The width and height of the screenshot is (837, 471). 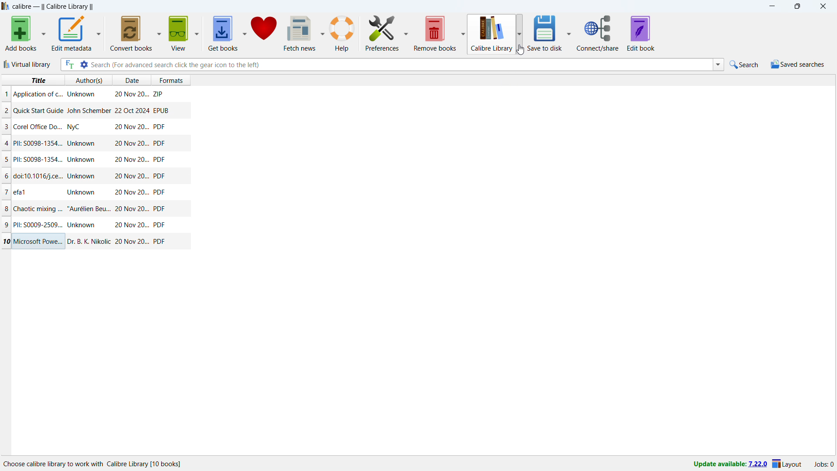 What do you see at coordinates (131, 110) in the screenshot?
I see `Date` at bounding box center [131, 110].